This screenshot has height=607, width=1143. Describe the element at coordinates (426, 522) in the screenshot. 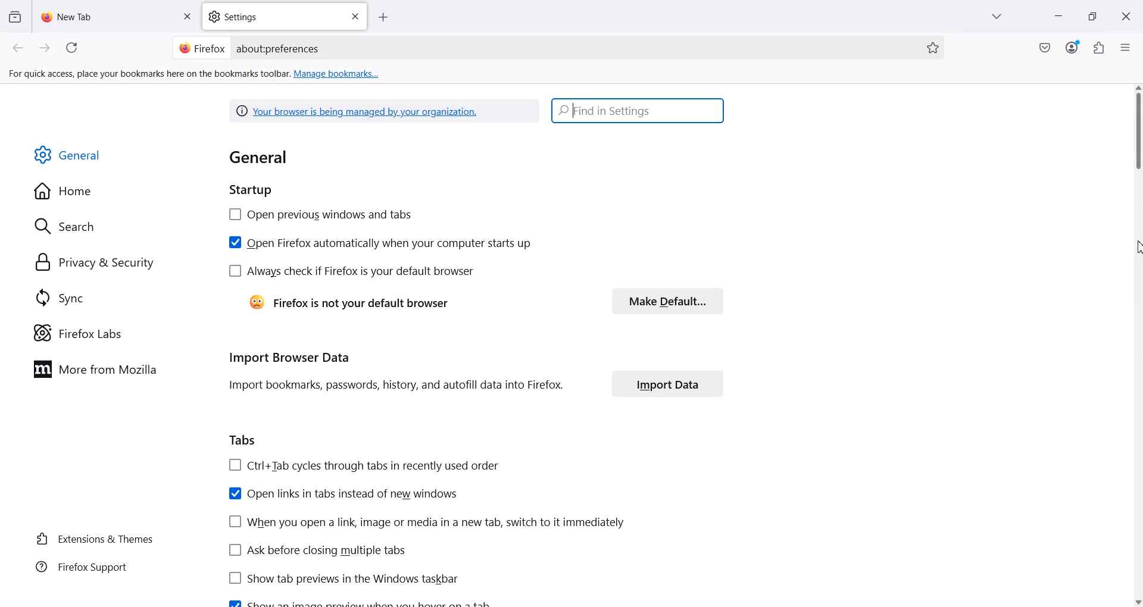

I see `[J When you open a link, image or media in a new tab, switch to it immediately` at that location.